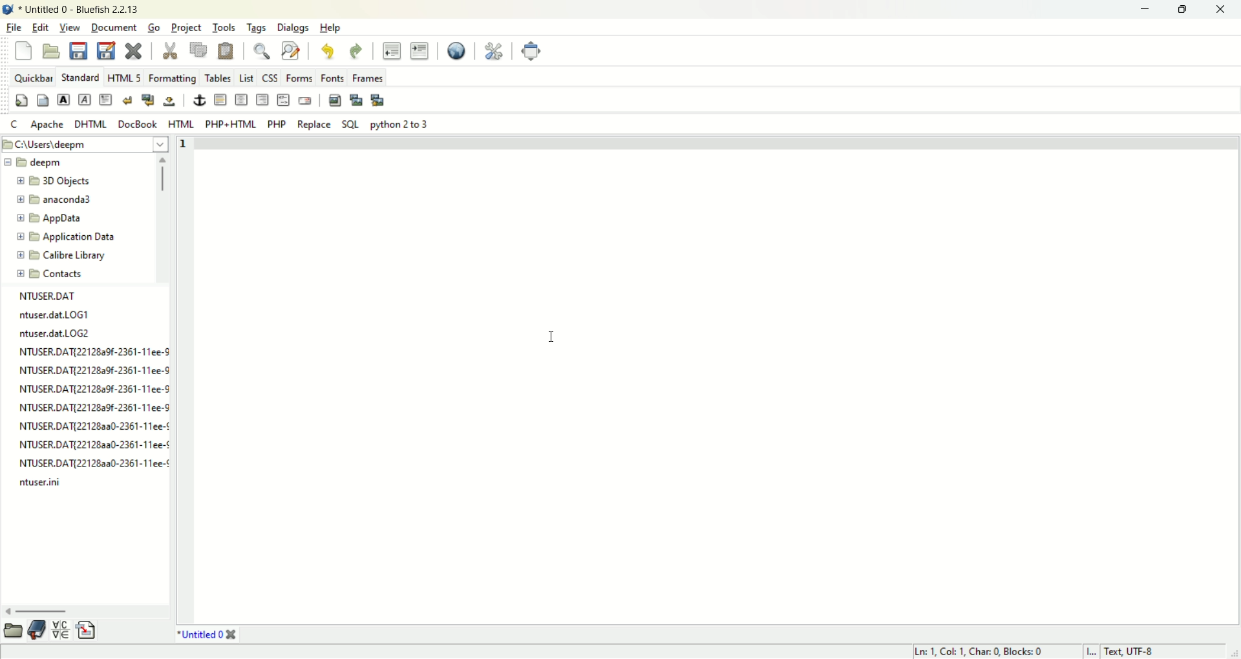 This screenshot has width=1241, height=659. Describe the element at coordinates (52, 200) in the screenshot. I see `folder name` at that location.